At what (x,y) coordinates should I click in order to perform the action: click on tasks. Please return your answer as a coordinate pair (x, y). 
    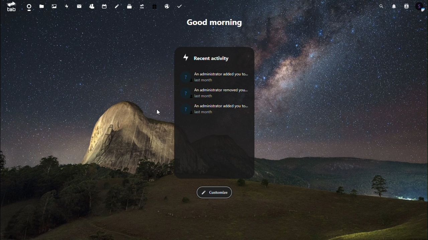
    Looking at the image, I should click on (182, 6).